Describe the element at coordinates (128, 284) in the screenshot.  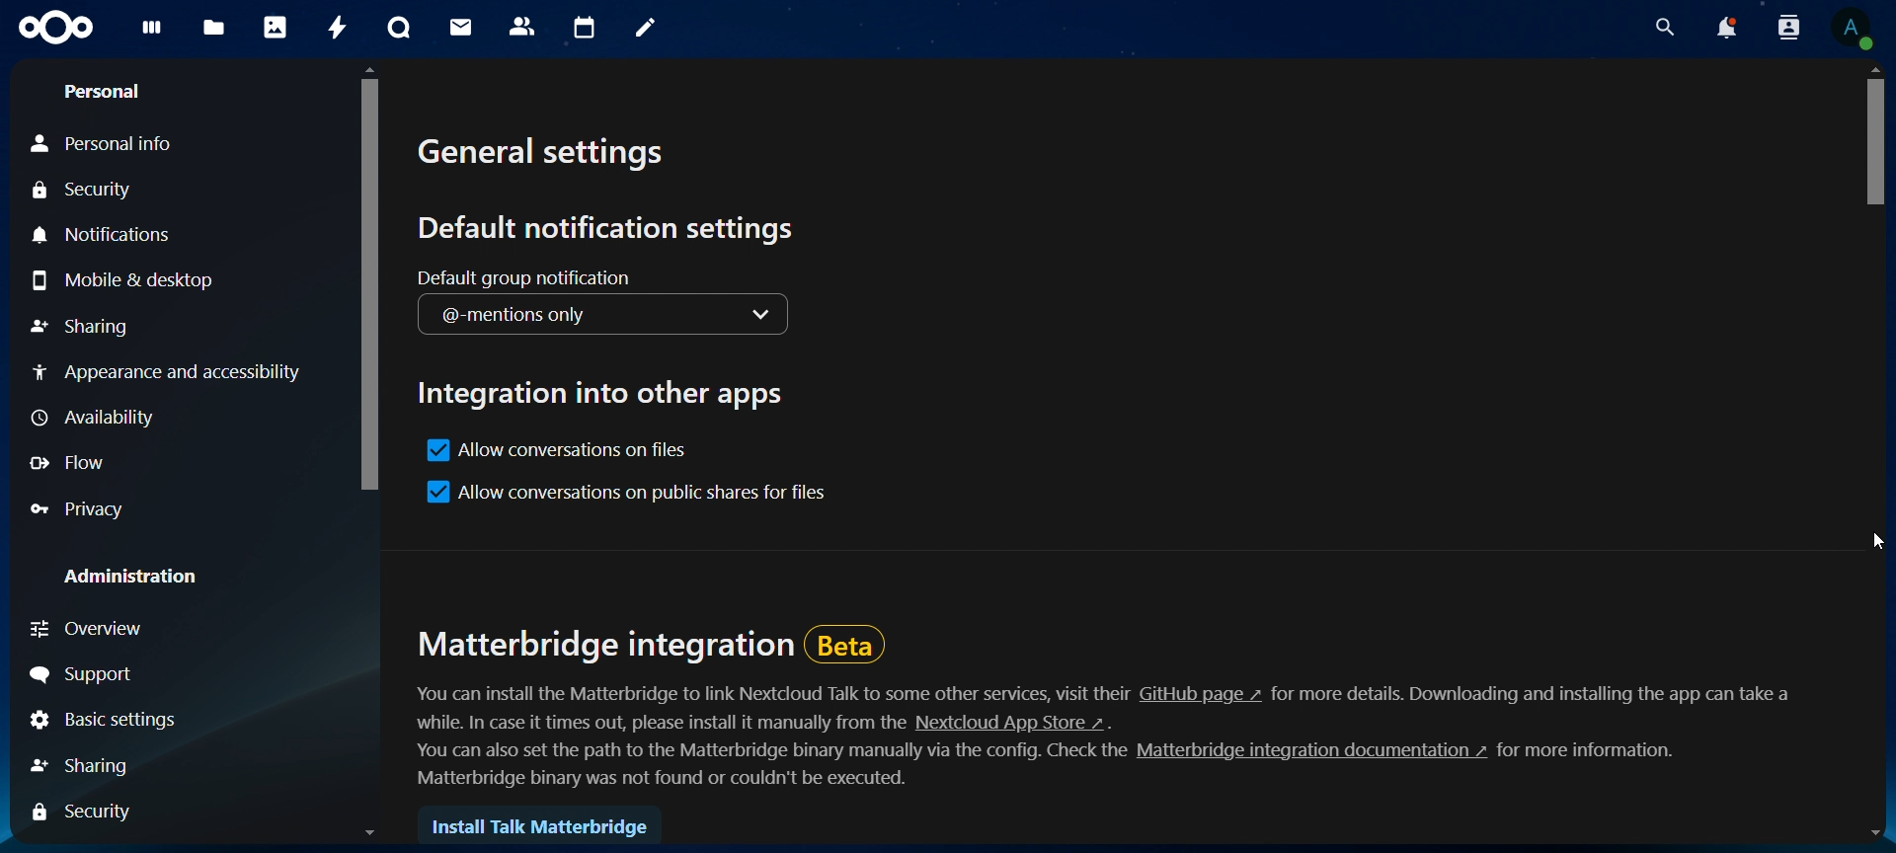
I see `Mobile & Desktop` at that location.